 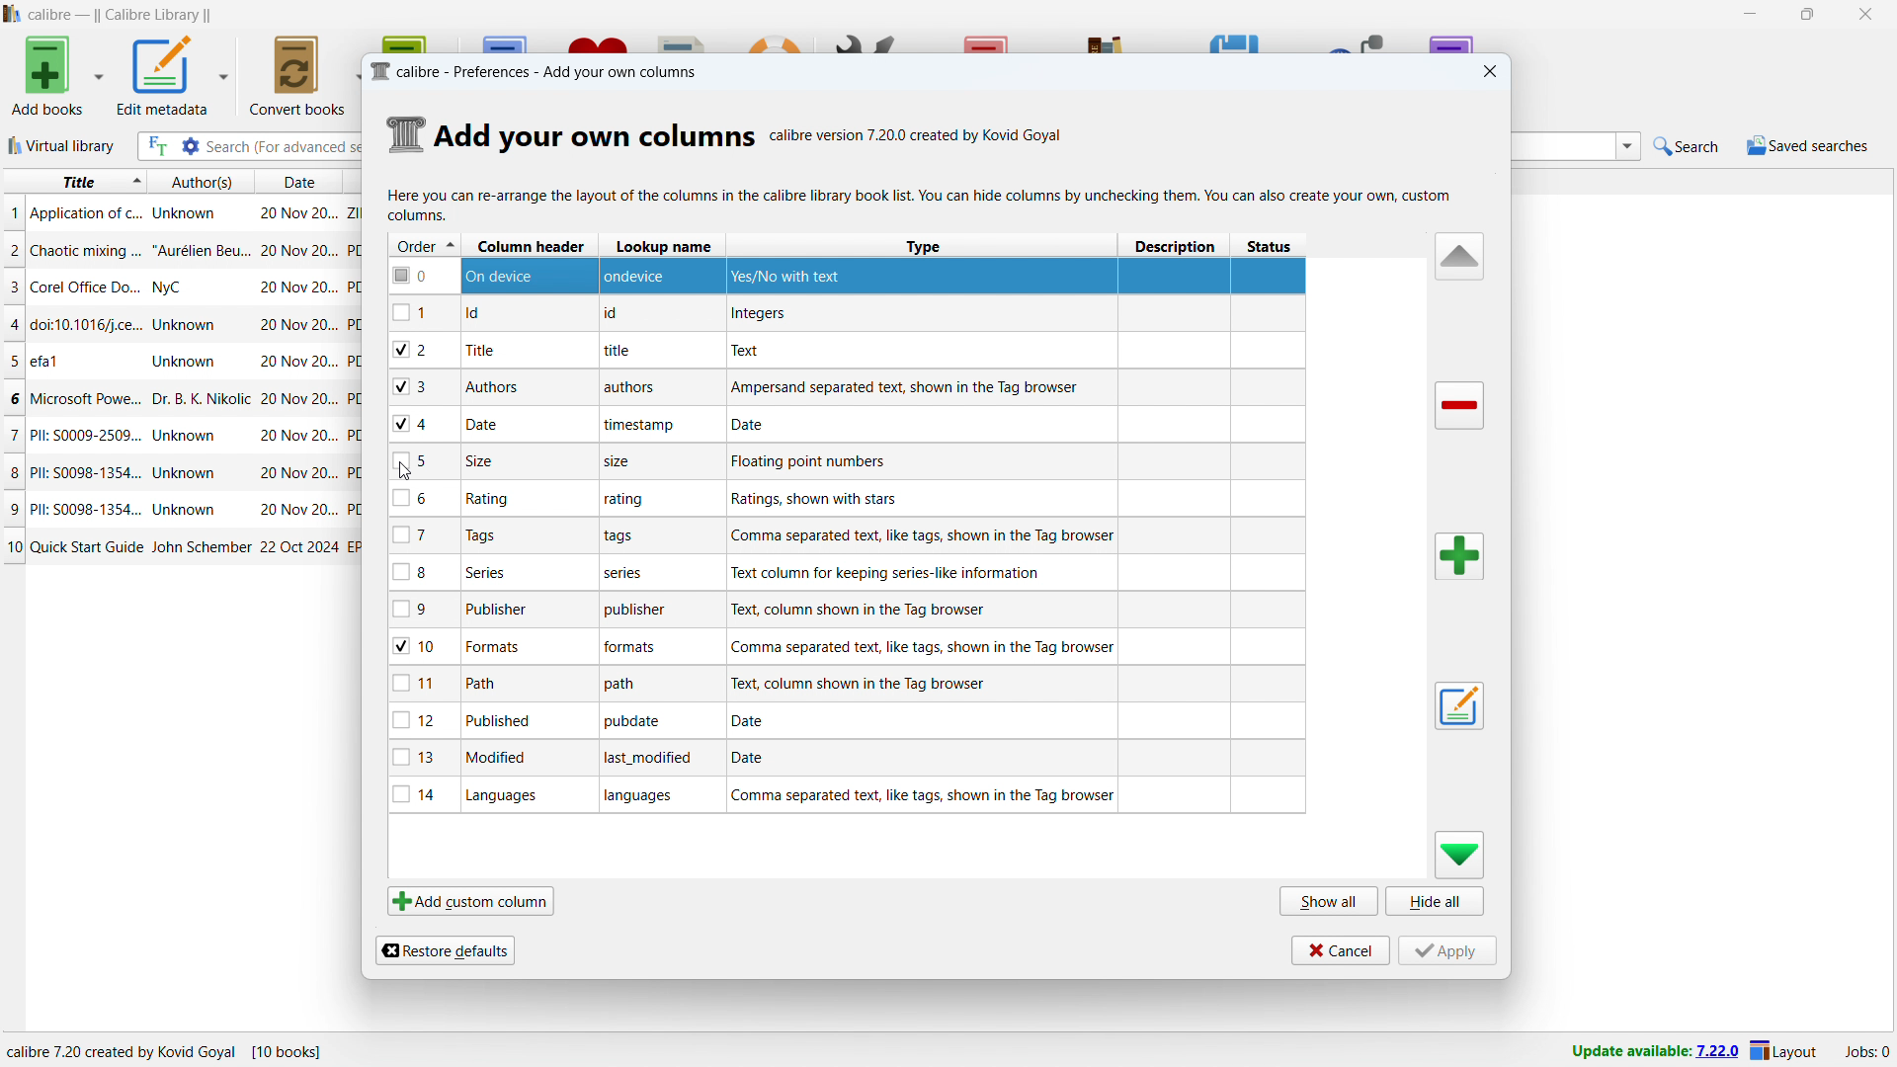 I want to click on date, so click(x=299, y=401).